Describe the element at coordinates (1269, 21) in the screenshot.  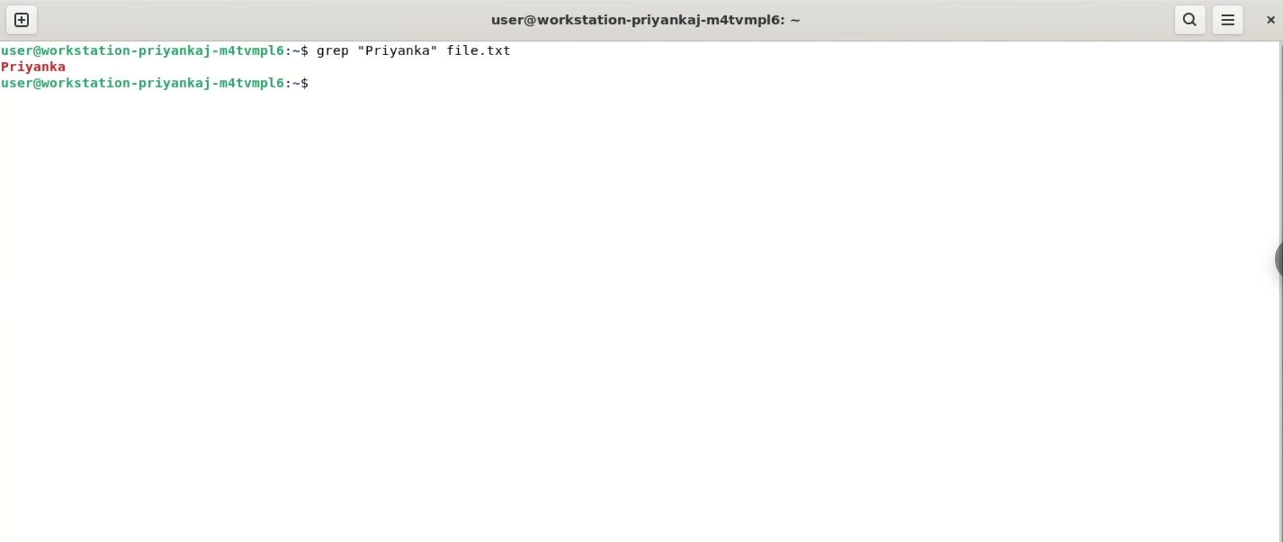
I see `close` at that location.